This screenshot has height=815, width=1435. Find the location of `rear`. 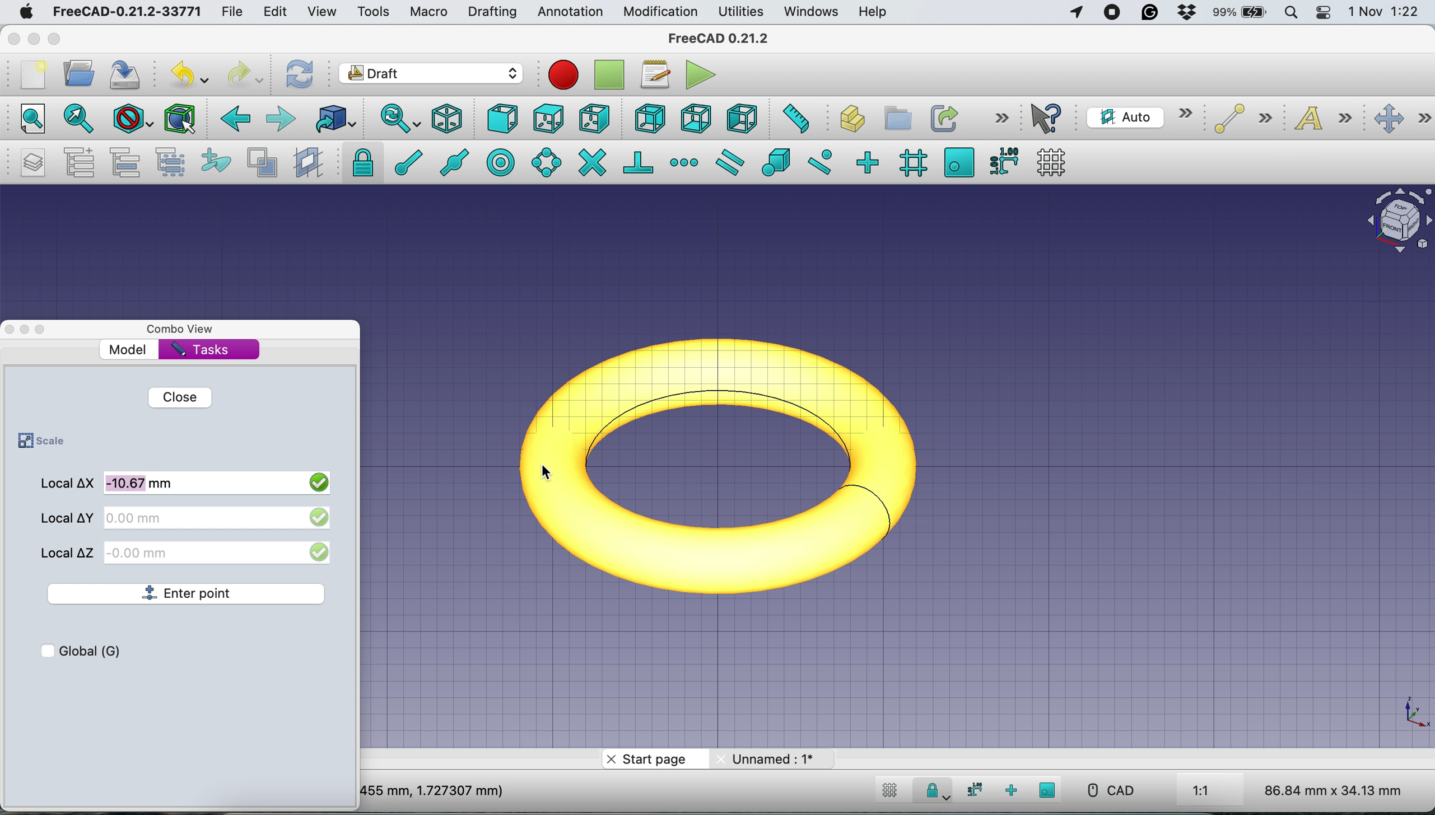

rear is located at coordinates (648, 120).